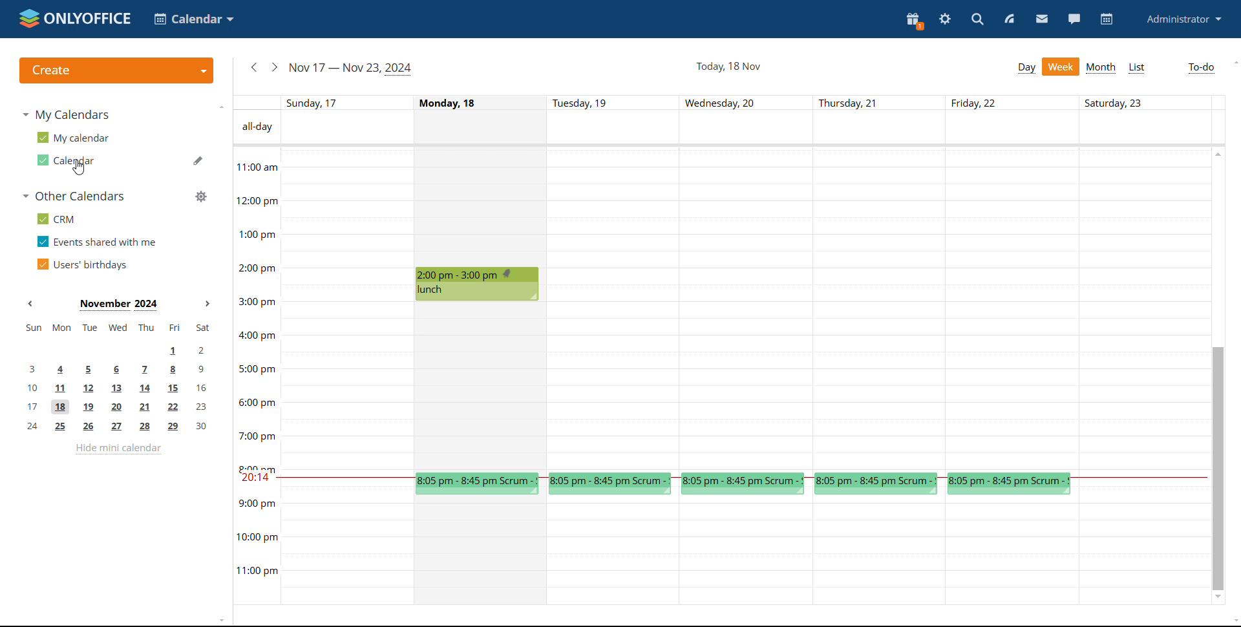 This screenshot has width=1241, height=627. Describe the element at coordinates (1012, 308) in the screenshot. I see `friday` at that location.